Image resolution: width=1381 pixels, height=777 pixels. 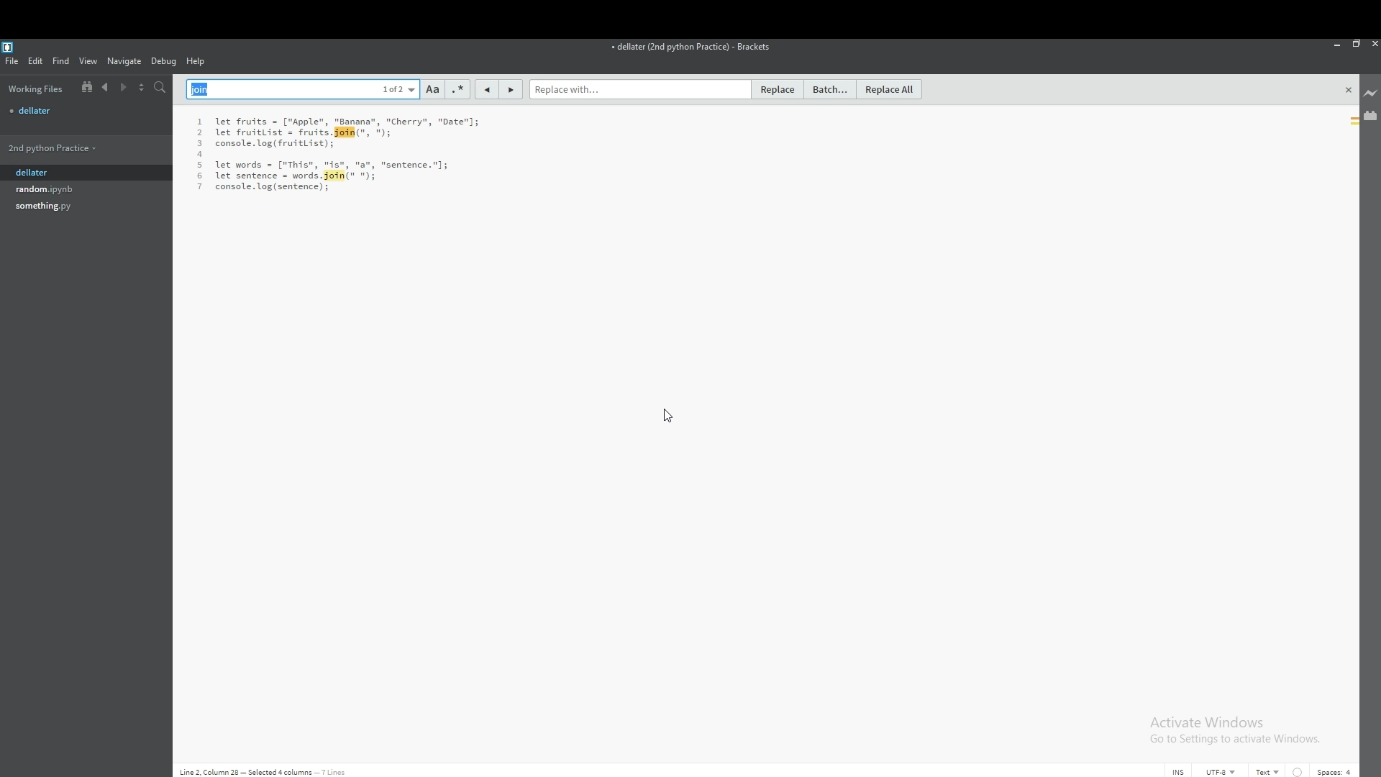 What do you see at coordinates (1336, 771) in the screenshot?
I see `spaces` at bounding box center [1336, 771].